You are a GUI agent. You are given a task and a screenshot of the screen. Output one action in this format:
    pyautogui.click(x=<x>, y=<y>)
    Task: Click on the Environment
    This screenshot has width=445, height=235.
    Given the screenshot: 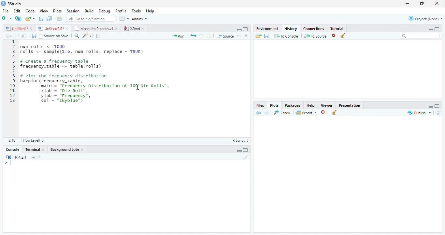 What is the action you would take?
    pyautogui.click(x=267, y=28)
    